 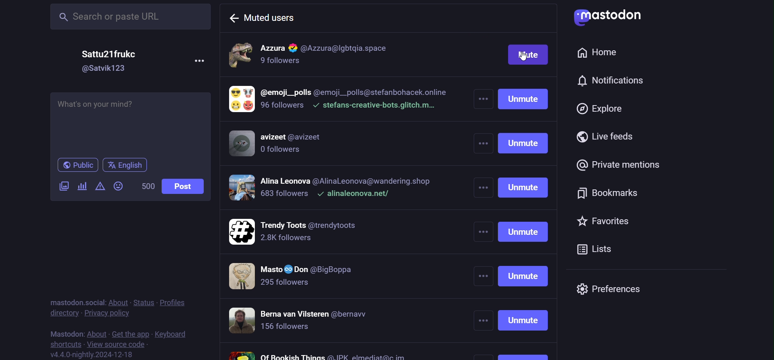 I want to click on muted user 2, so click(x=339, y=102).